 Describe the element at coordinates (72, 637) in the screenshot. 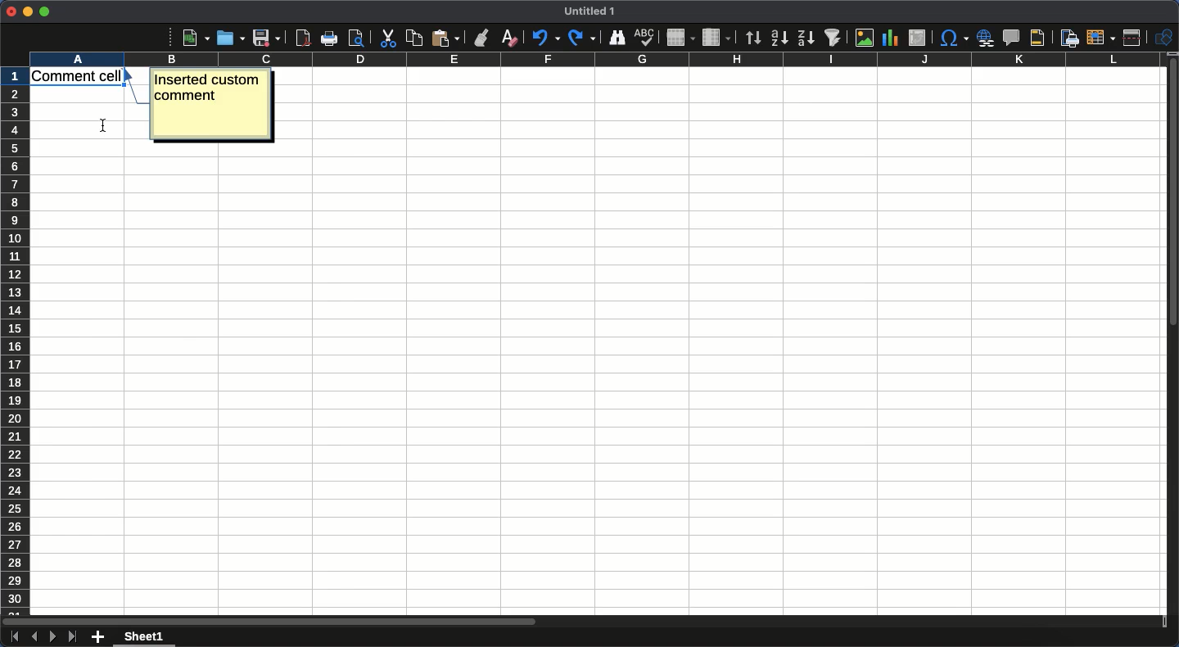

I see `Last sheet` at that location.